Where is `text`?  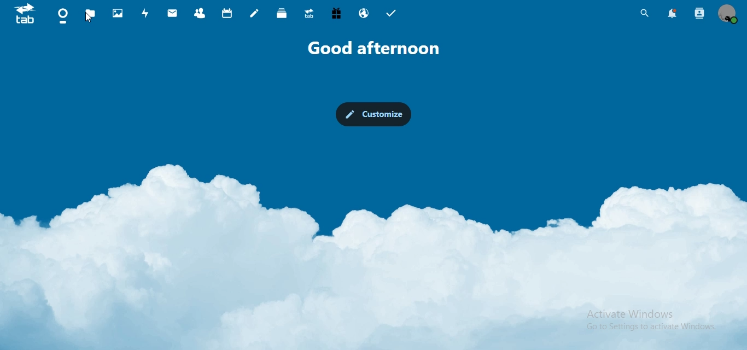 text is located at coordinates (373, 48).